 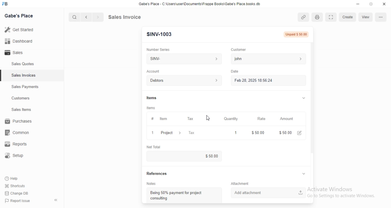 What do you see at coordinates (20, 64) in the screenshot?
I see `Sales Quotes` at bounding box center [20, 64].